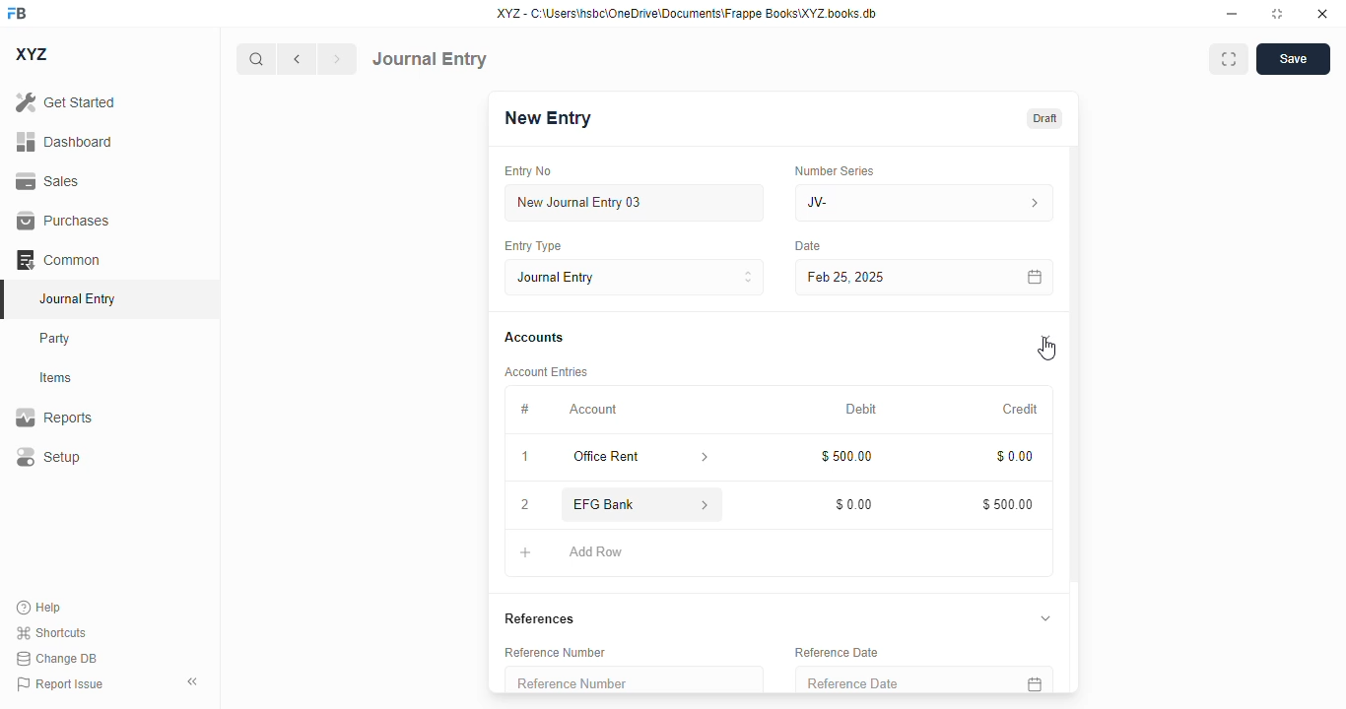 The width and height of the screenshot is (1346, 709). I want to click on XYZ, so click(33, 54).